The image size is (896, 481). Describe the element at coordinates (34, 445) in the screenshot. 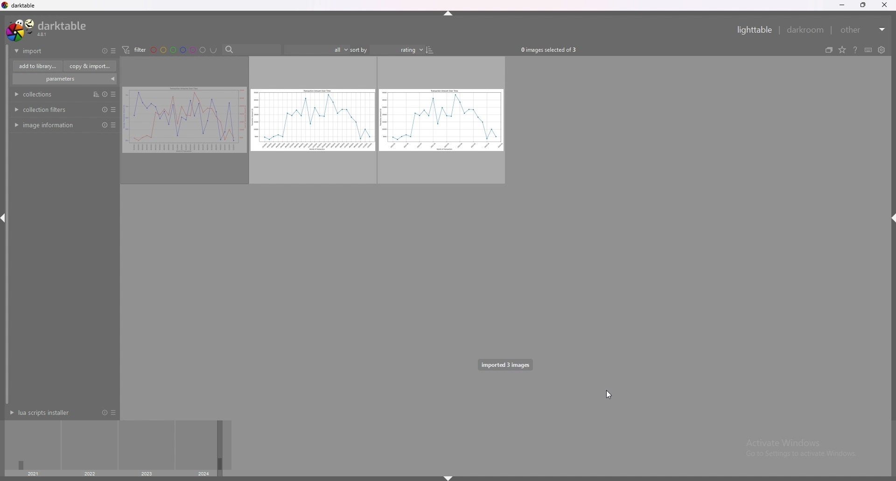

I see `time selector` at that location.